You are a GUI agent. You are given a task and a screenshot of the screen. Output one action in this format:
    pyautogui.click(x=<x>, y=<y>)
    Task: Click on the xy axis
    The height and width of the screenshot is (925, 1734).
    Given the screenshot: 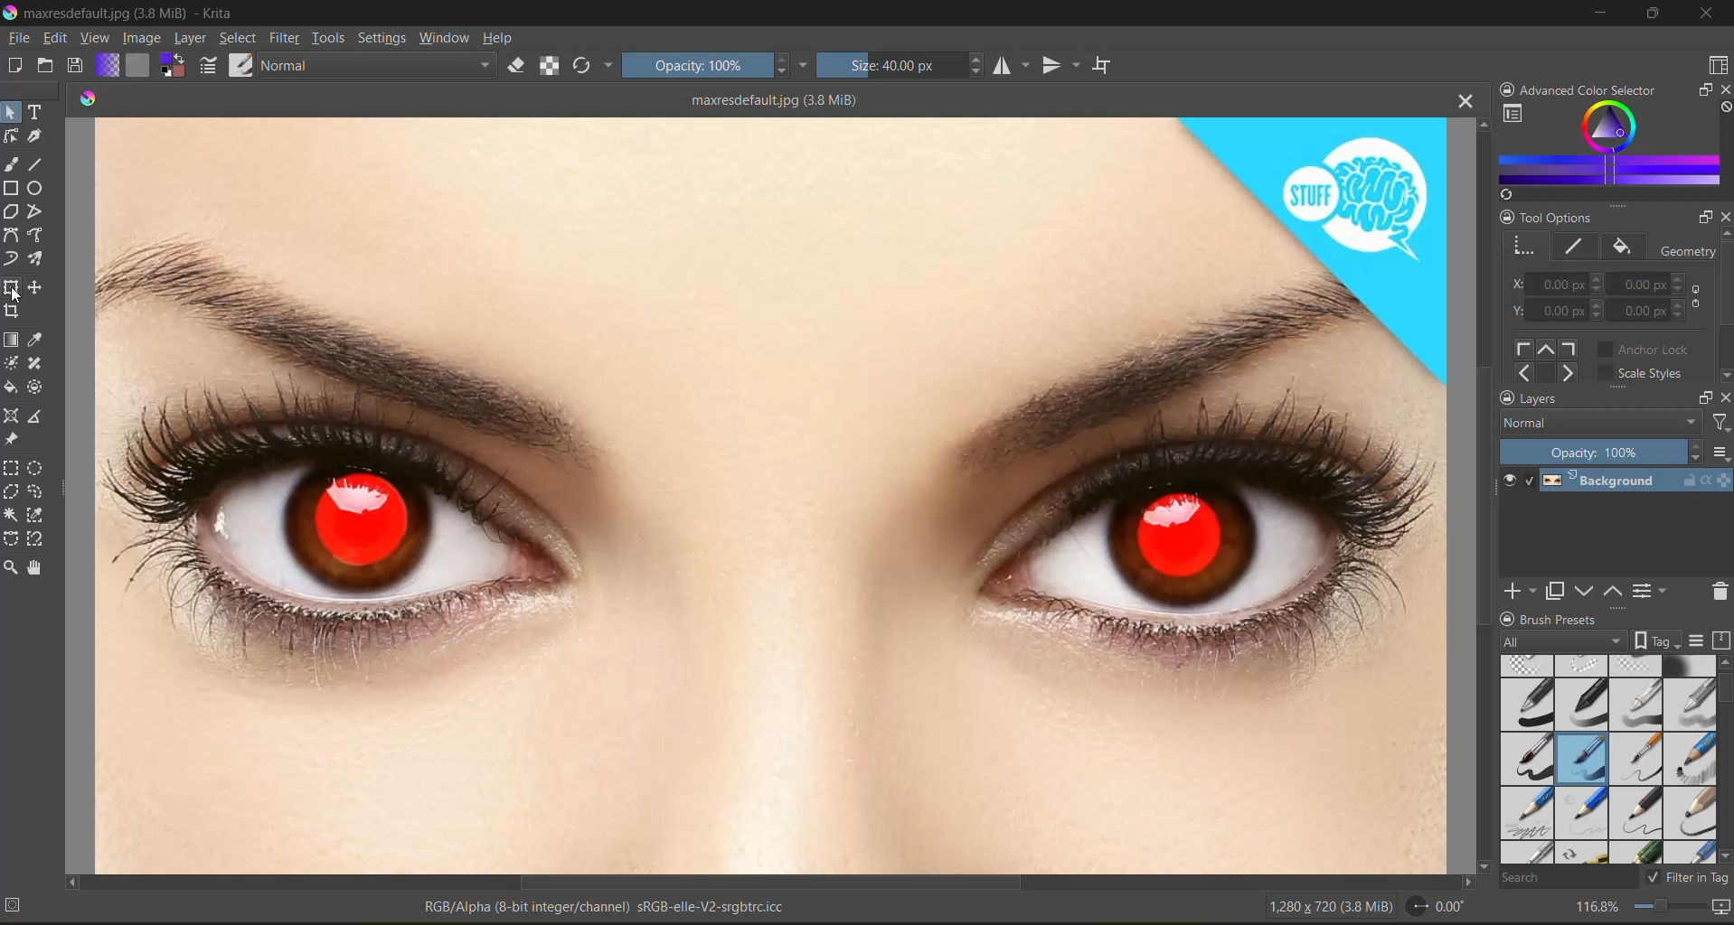 What is the action you would take?
    pyautogui.click(x=1558, y=311)
    